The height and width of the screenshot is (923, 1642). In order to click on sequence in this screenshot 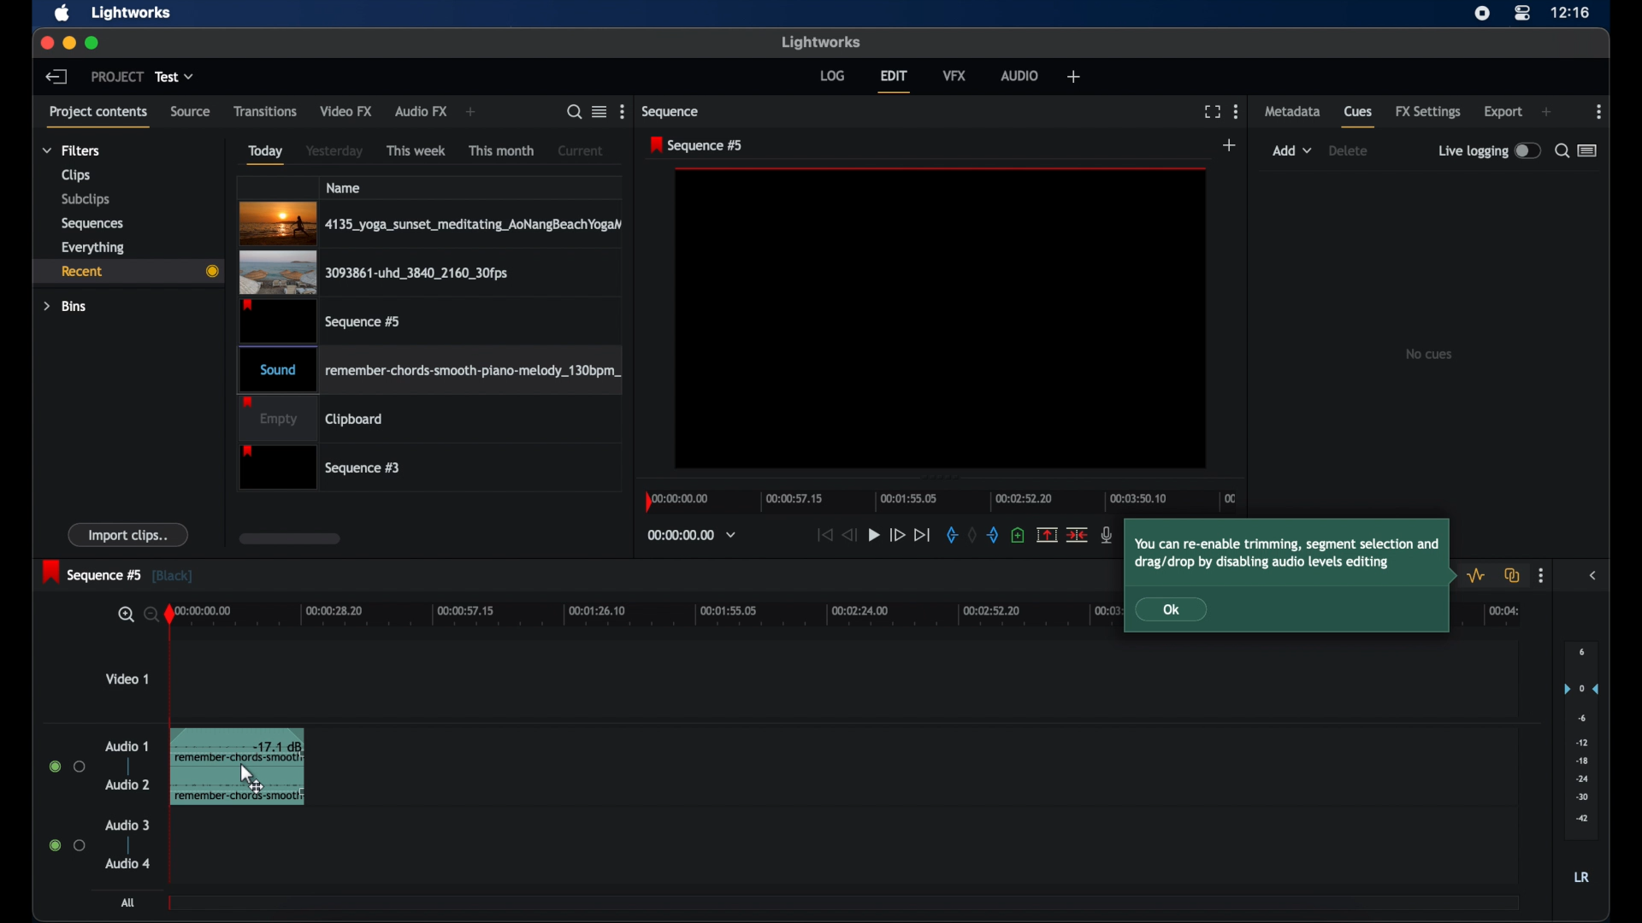, I will do `click(673, 112)`.